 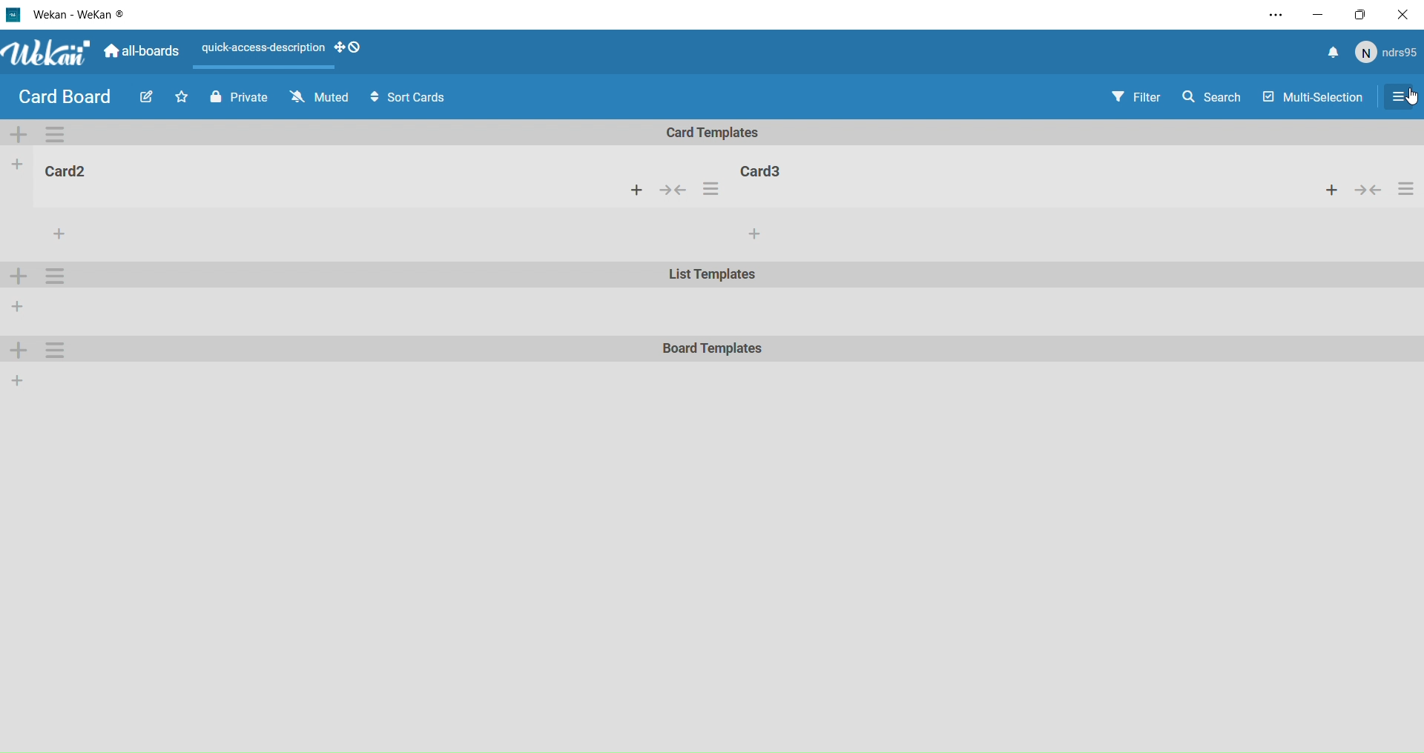 What do you see at coordinates (754, 234) in the screenshot?
I see `add` at bounding box center [754, 234].